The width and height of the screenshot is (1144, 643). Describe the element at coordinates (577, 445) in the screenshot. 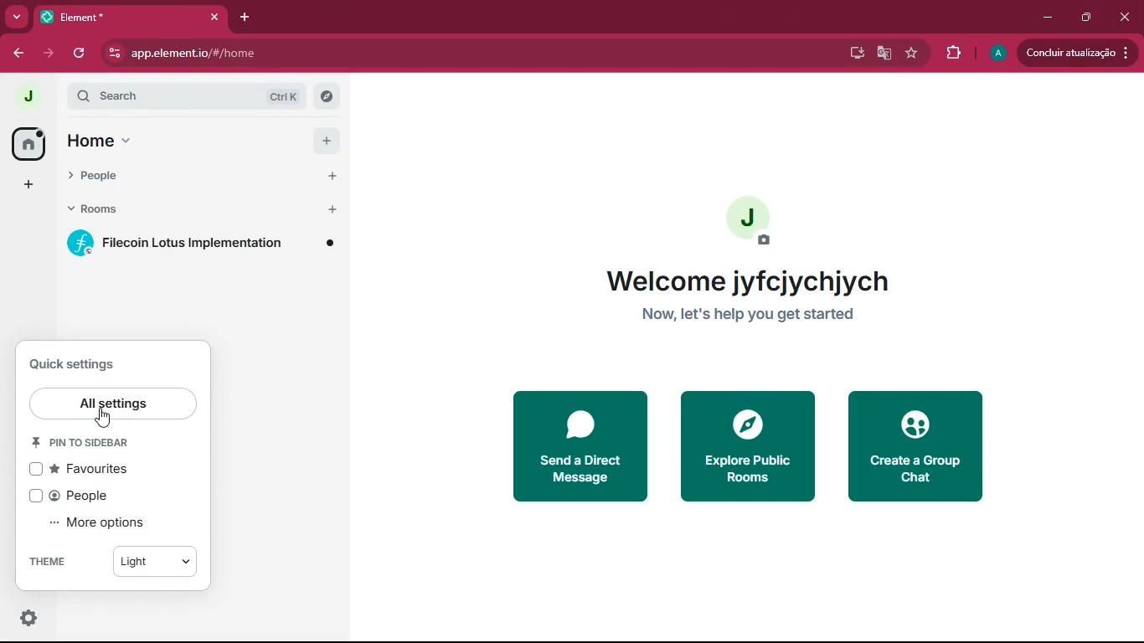

I see `send a direct message` at that location.